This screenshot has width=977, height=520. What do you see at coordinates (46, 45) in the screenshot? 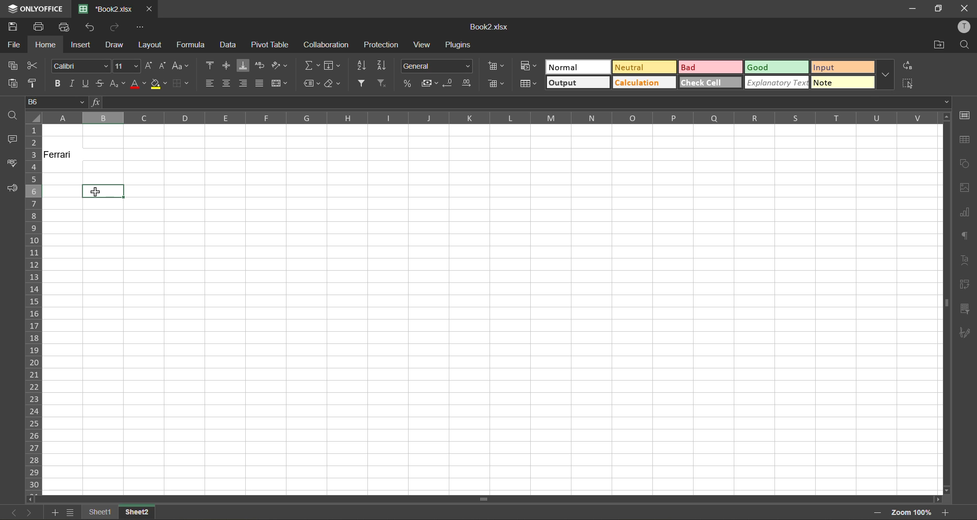
I see `home` at bounding box center [46, 45].